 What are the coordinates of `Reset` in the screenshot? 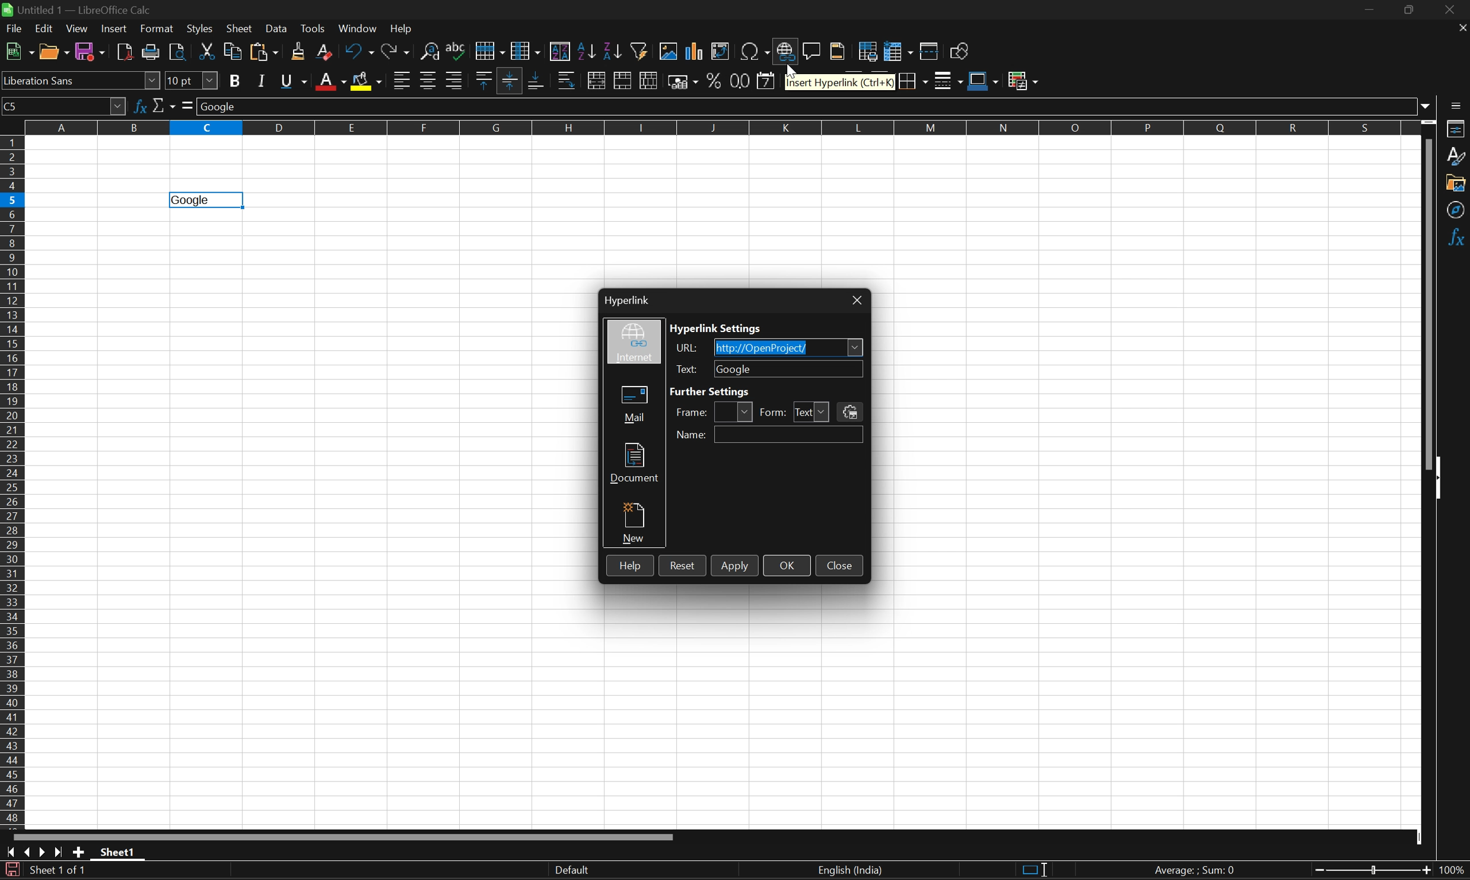 It's located at (683, 566).